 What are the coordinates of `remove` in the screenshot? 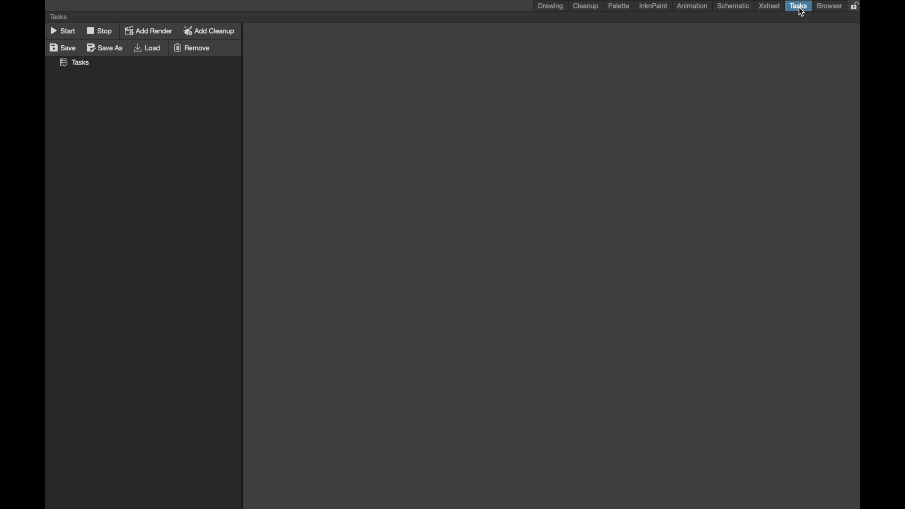 It's located at (192, 47).